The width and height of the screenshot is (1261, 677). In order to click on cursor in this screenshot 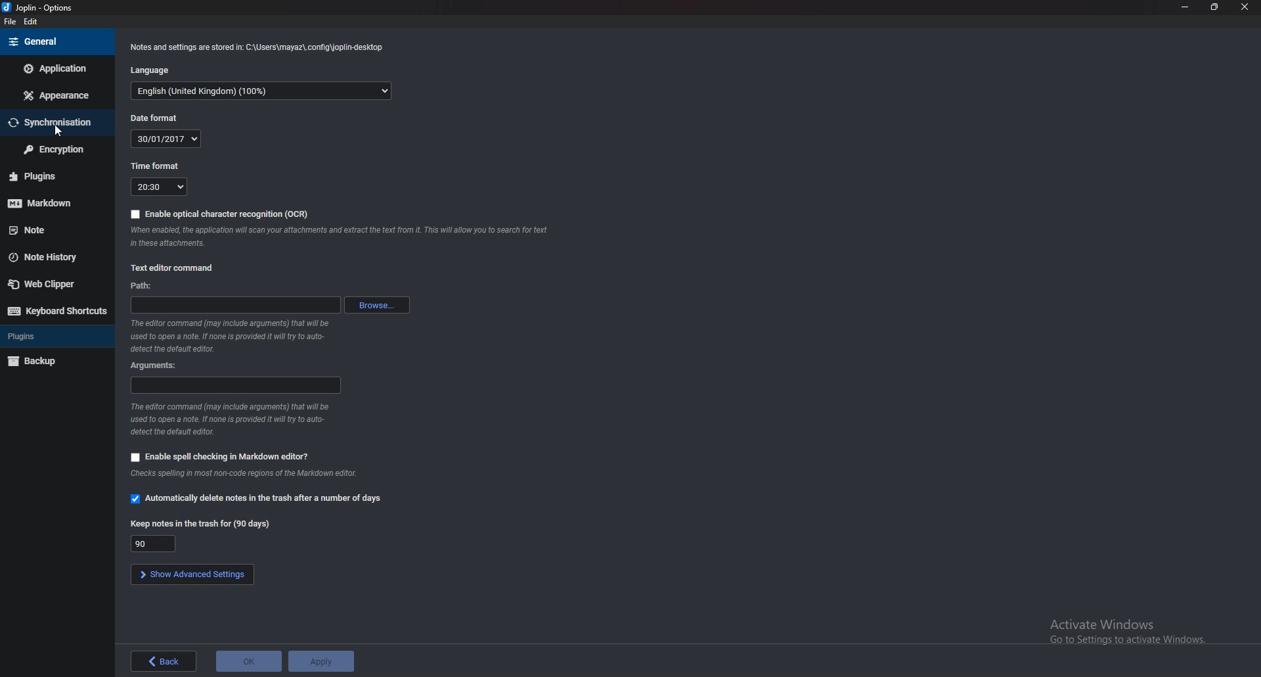, I will do `click(60, 133)`.